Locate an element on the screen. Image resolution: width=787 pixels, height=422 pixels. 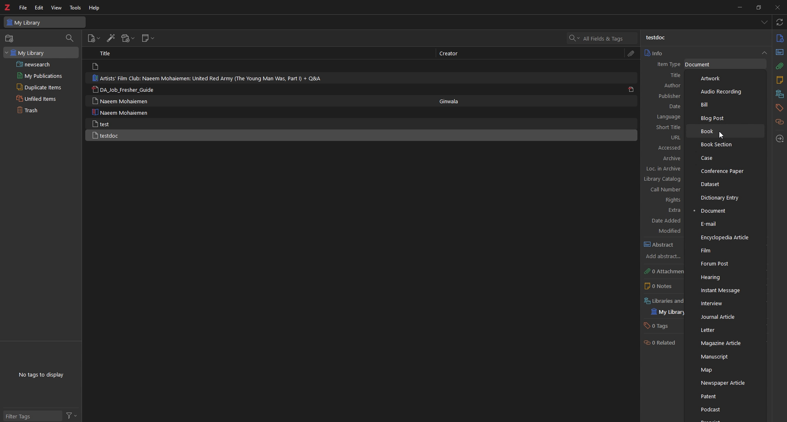
info is located at coordinates (780, 38).